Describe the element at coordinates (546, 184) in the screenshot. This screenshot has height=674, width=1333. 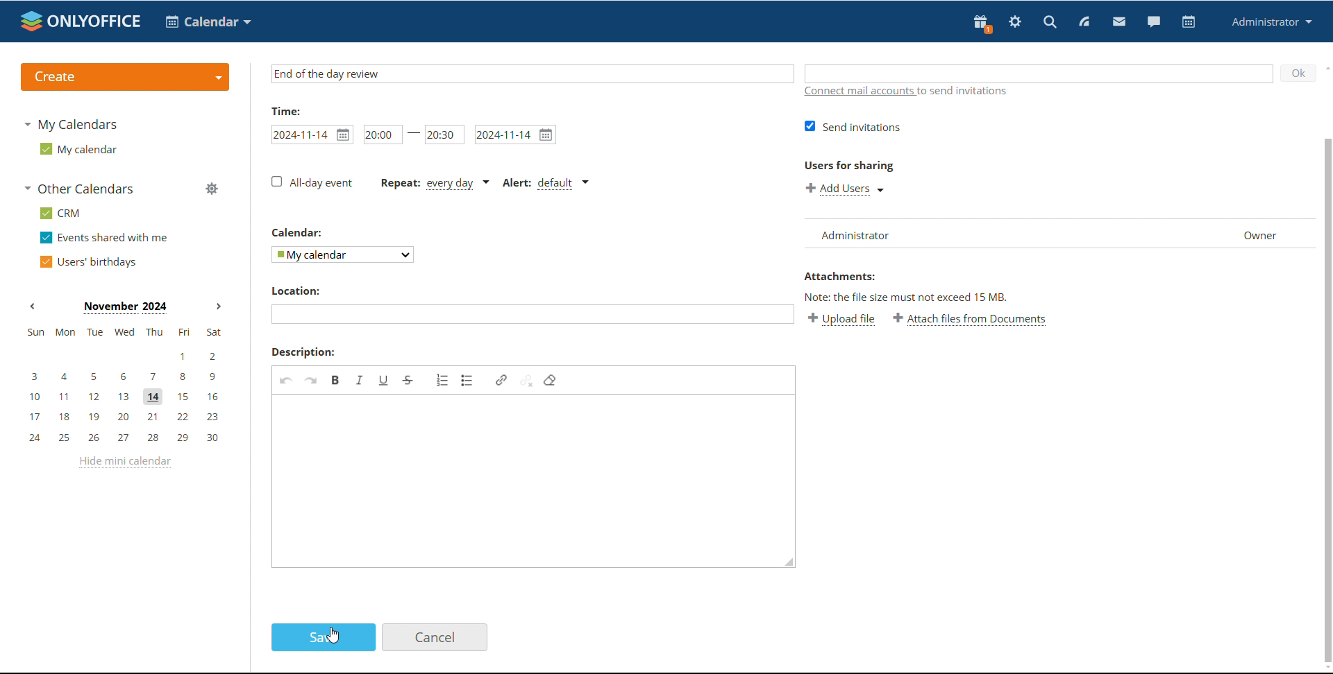
I see `Event alert type set to default` at that location.